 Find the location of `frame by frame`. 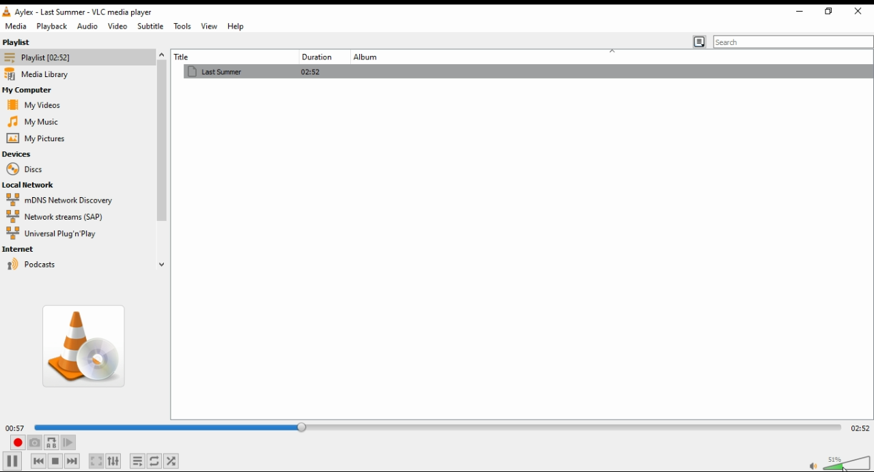

frame by frame is located at coordinates (68, 443).